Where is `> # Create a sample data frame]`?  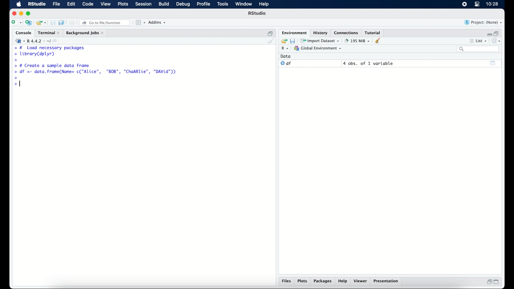
> # Create a sample data frame] is located at coordinates (53, 65).